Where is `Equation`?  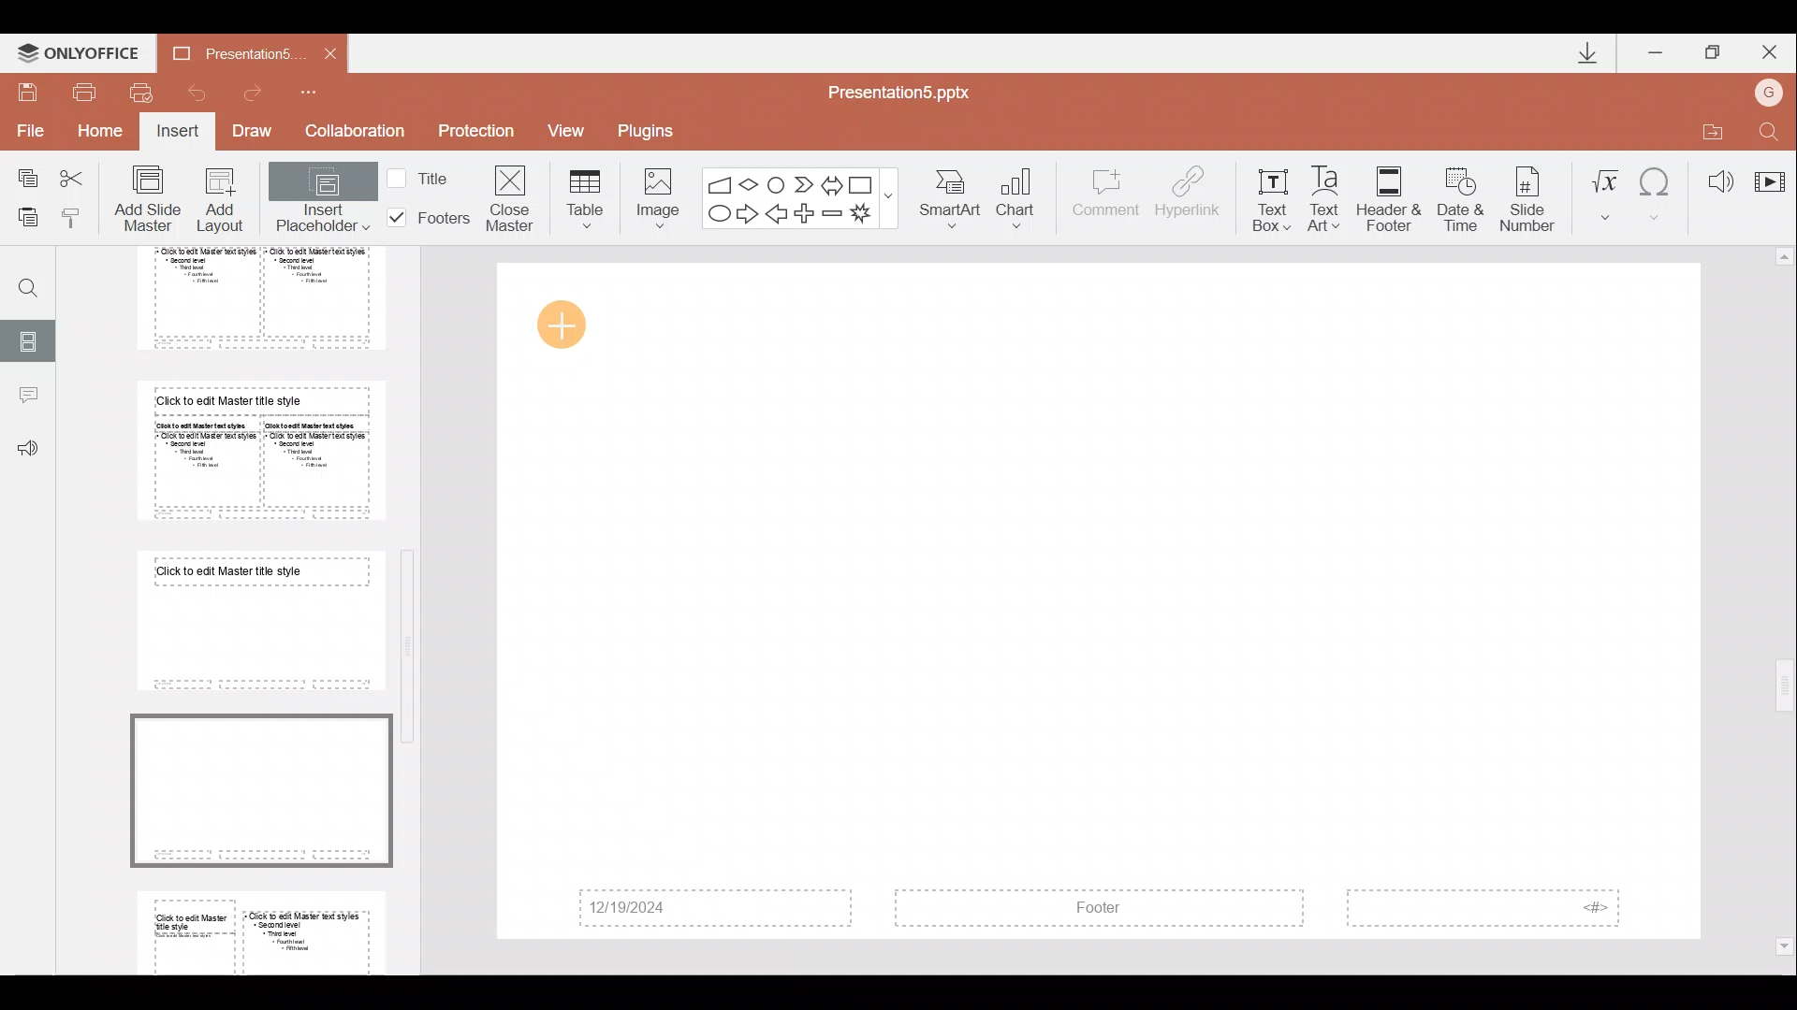 Equation is located at coordinates (1604, 192).